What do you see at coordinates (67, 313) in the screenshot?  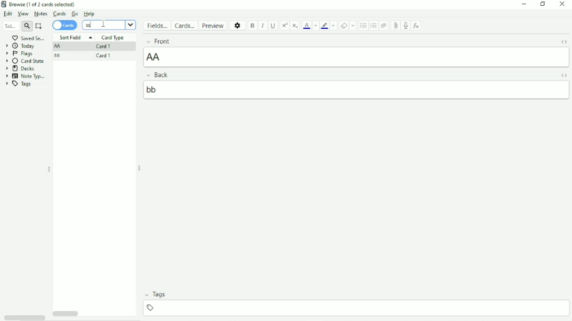 I see `Horizontal scrollbar` at bounding box center [67, 313].